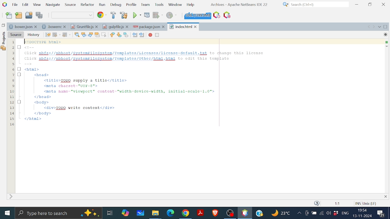 The width and height of the screenshot is (390, 219). Describe the element at coordinates (126, 35) in the screenshot. I see `Toggle bookmark` at that location.